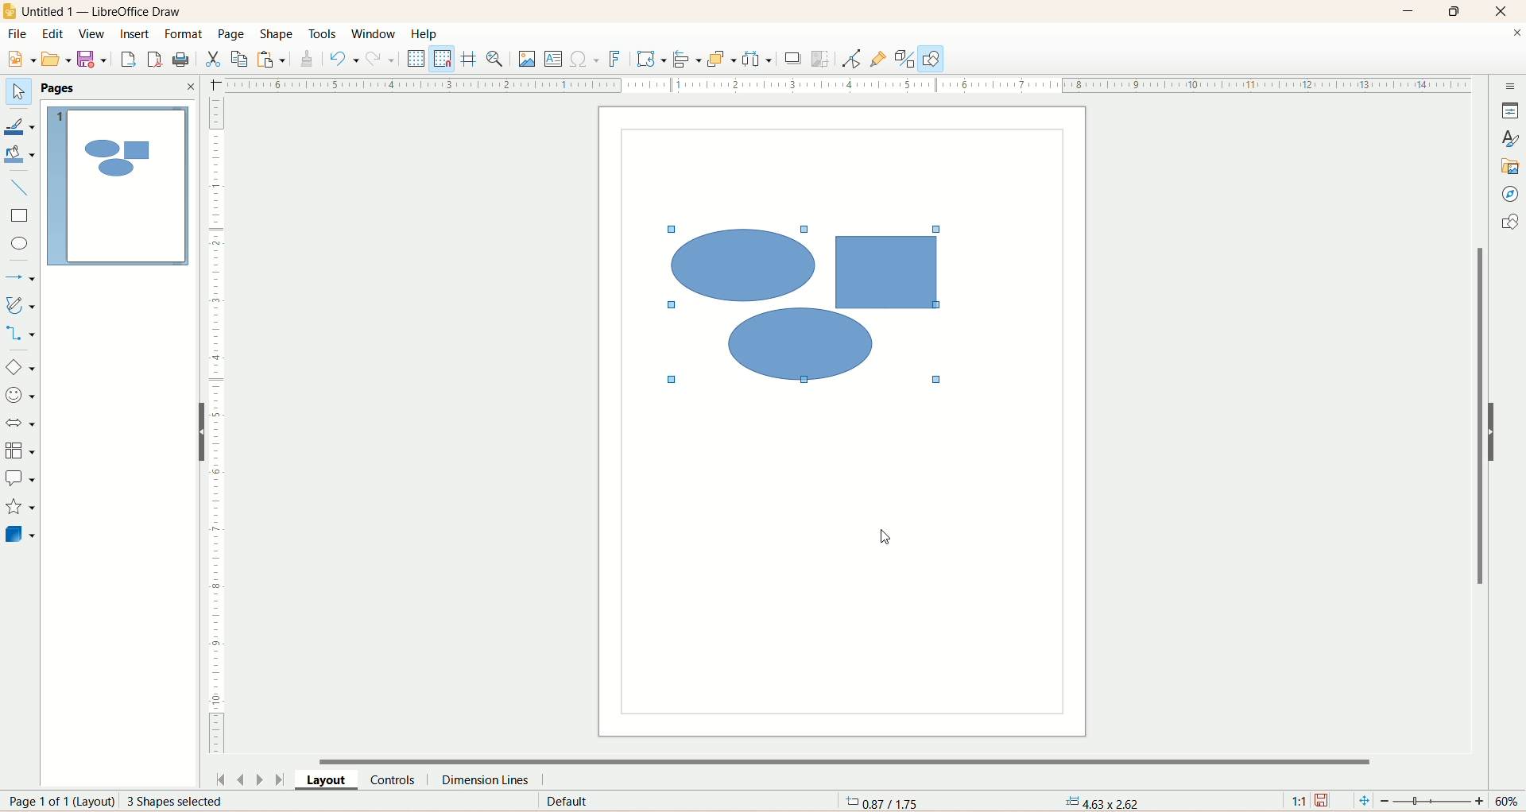 The width and height of the screenshot is (1526, 812). I want to click on undo, so click(342, 59).